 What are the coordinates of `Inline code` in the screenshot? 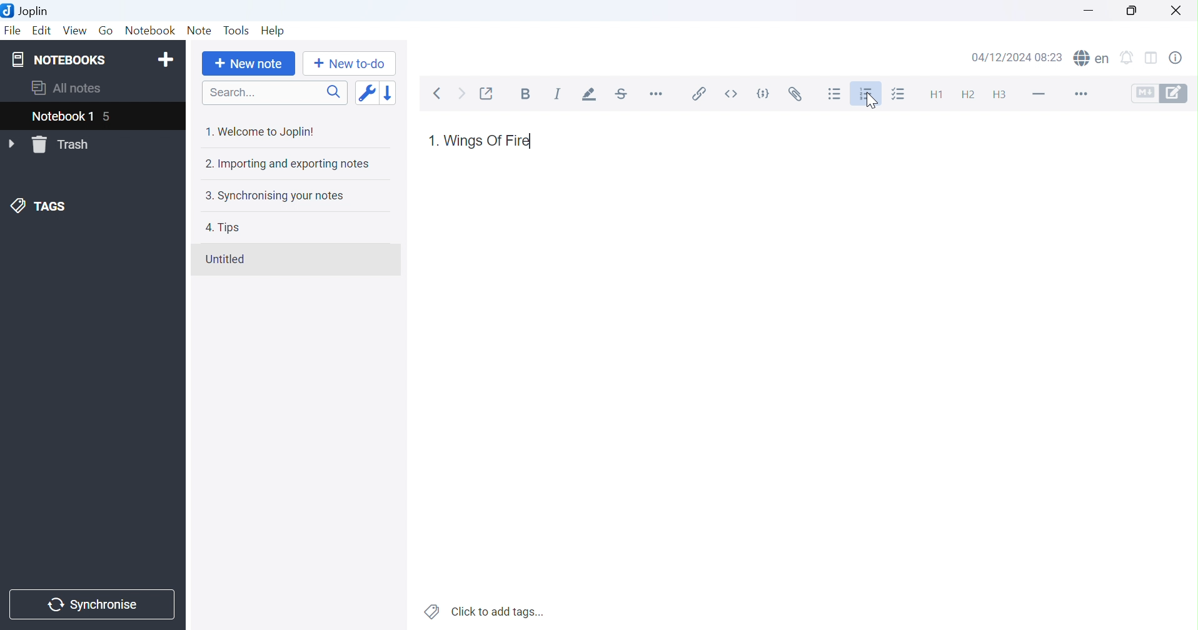 It's located at (730, 94).